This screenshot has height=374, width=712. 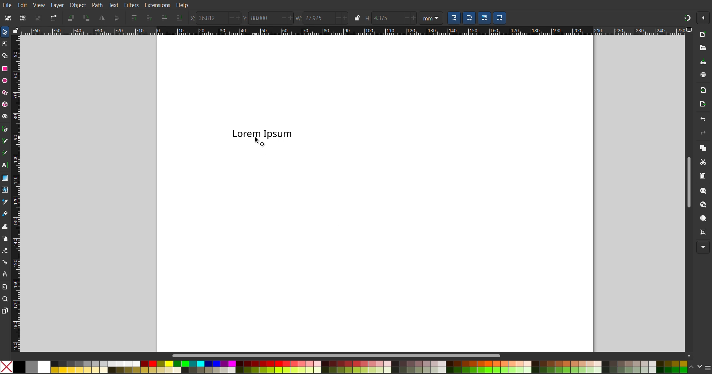 What do you see at coordinates (469, 18) in the screenshot?
I see `Scale radii of round corners` at bounding box center [469, 18].